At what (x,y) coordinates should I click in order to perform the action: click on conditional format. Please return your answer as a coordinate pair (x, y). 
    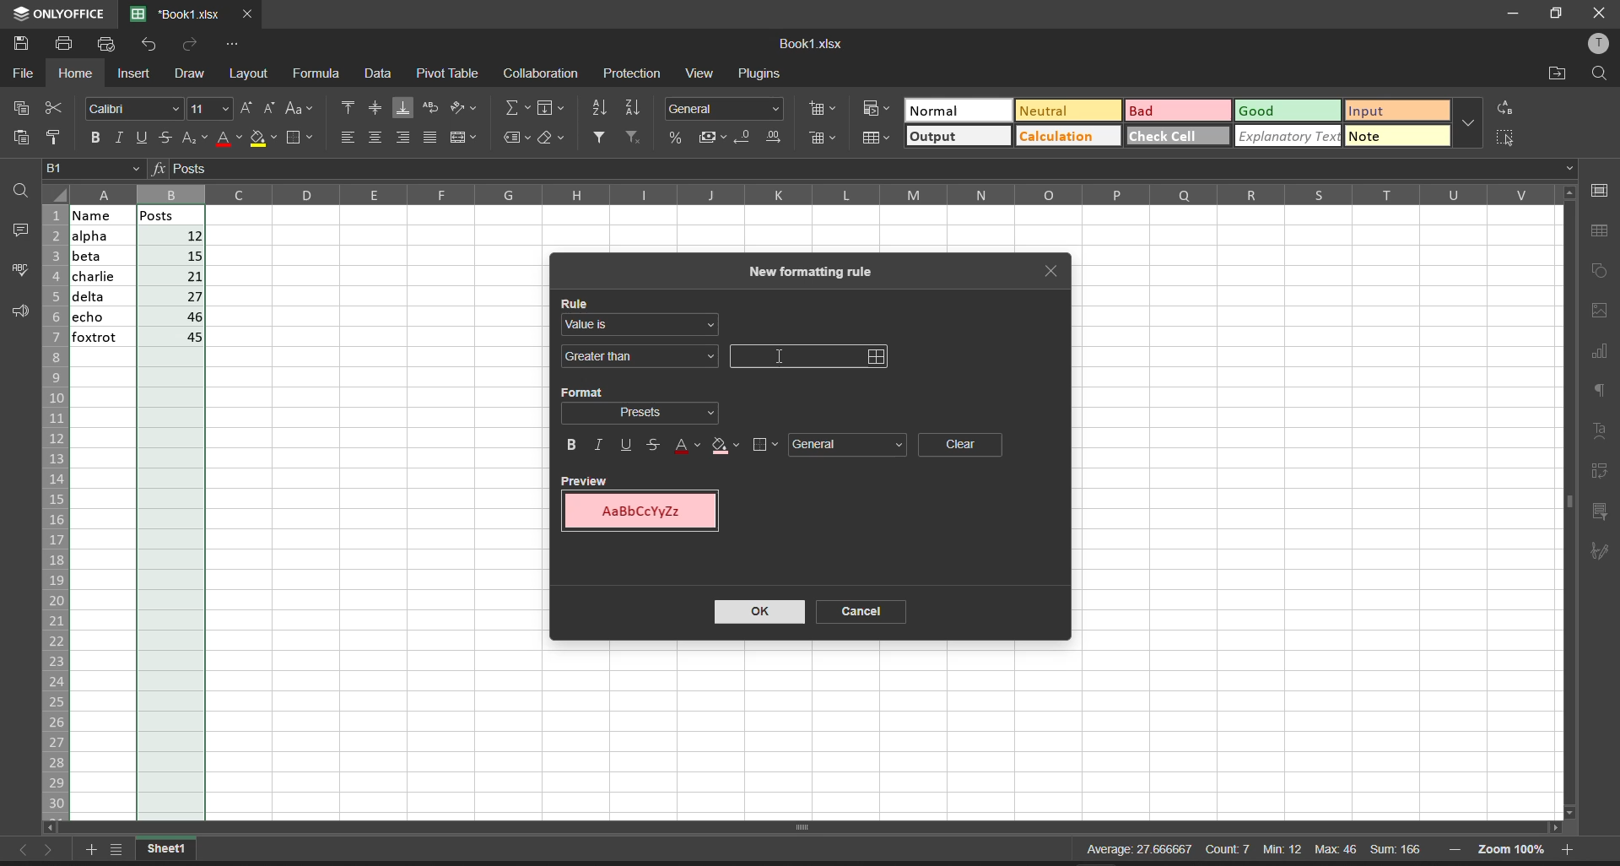
    Looking at the image, I should click on (881, 110).